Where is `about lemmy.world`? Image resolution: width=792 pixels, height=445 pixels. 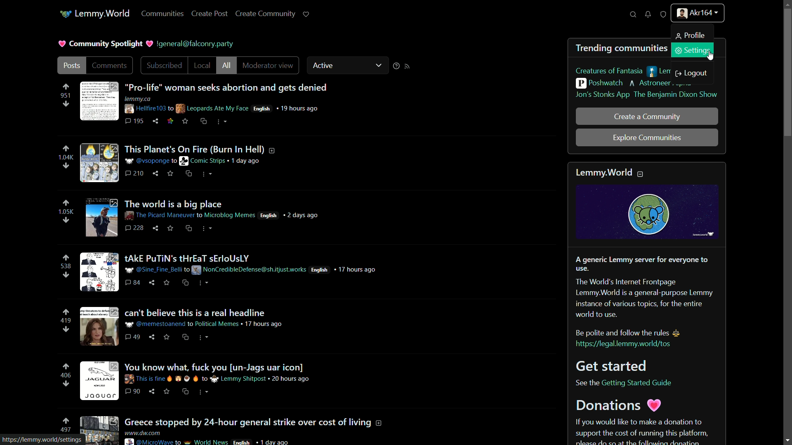
about lemmy.world is located at coordinates (646, 303).